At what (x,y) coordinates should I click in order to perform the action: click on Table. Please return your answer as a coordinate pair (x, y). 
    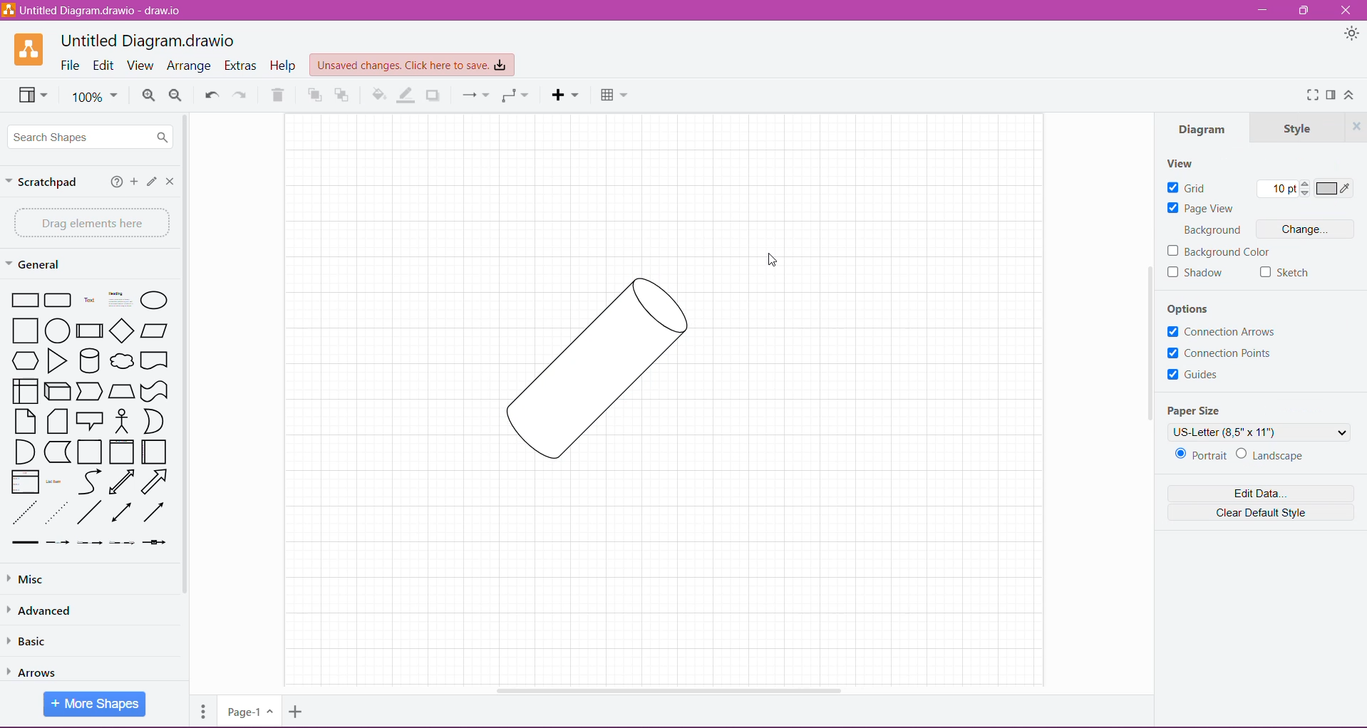
    Looking at the image, I should click on (615, 96).